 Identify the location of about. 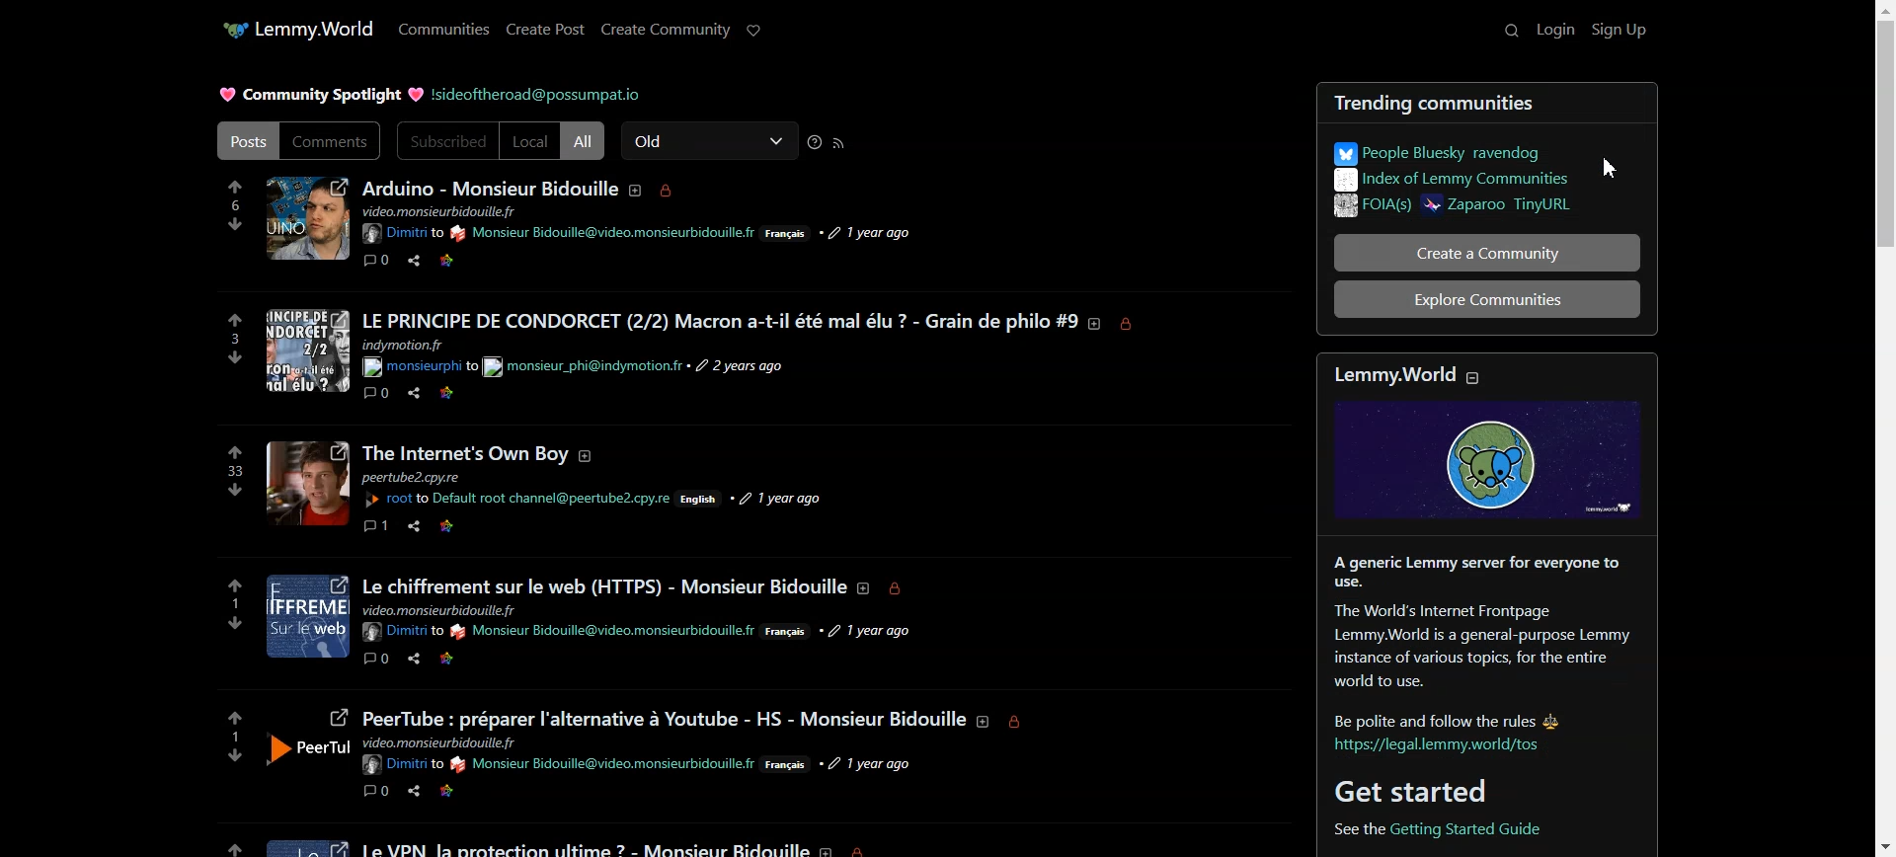
(867, 591).